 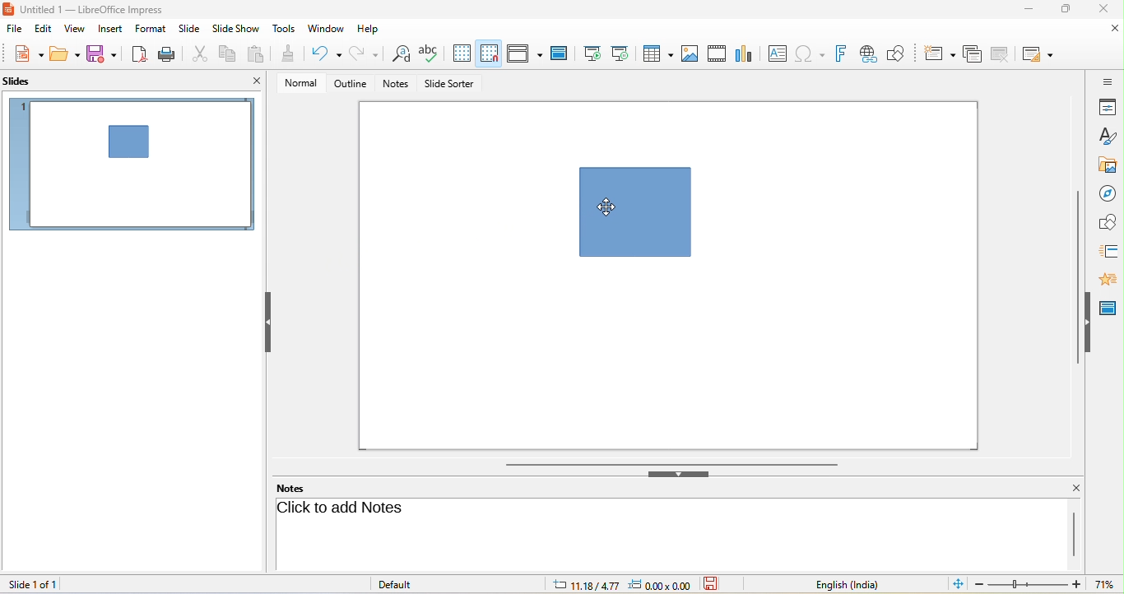 What do you see at coordinates (258, 55) in the screenshot?
I see `paste` at bounding box center [258, 55].